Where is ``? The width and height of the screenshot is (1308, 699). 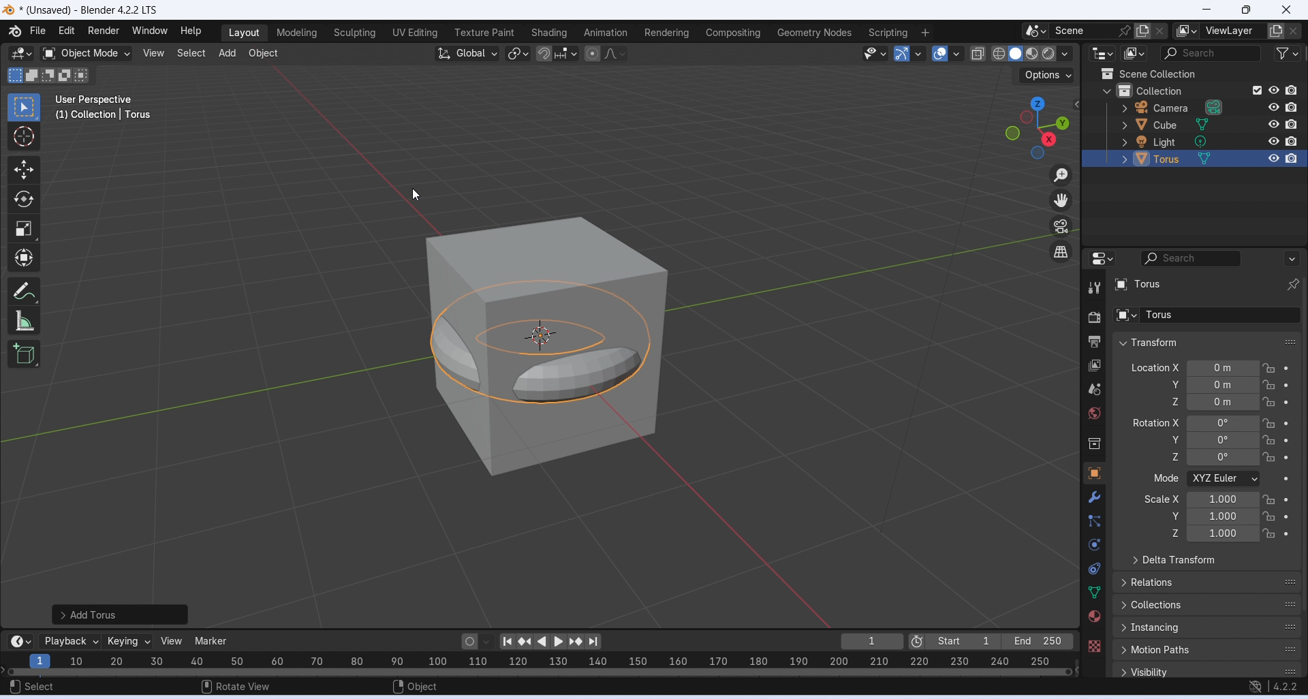  is located at coordinates (1095, 445).